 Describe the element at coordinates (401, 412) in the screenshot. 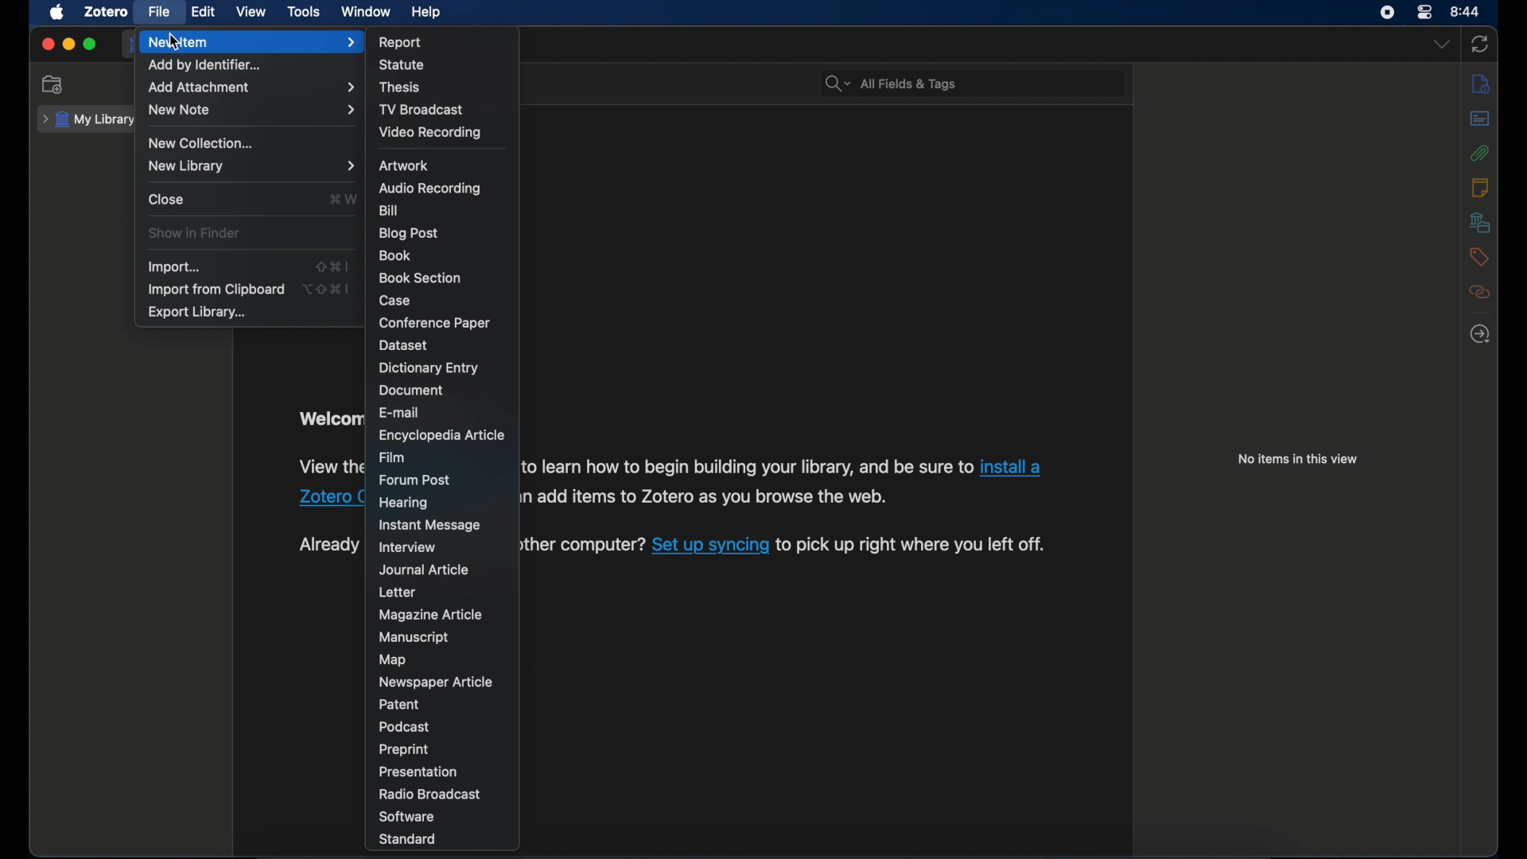

I see `e-mail` at that location.